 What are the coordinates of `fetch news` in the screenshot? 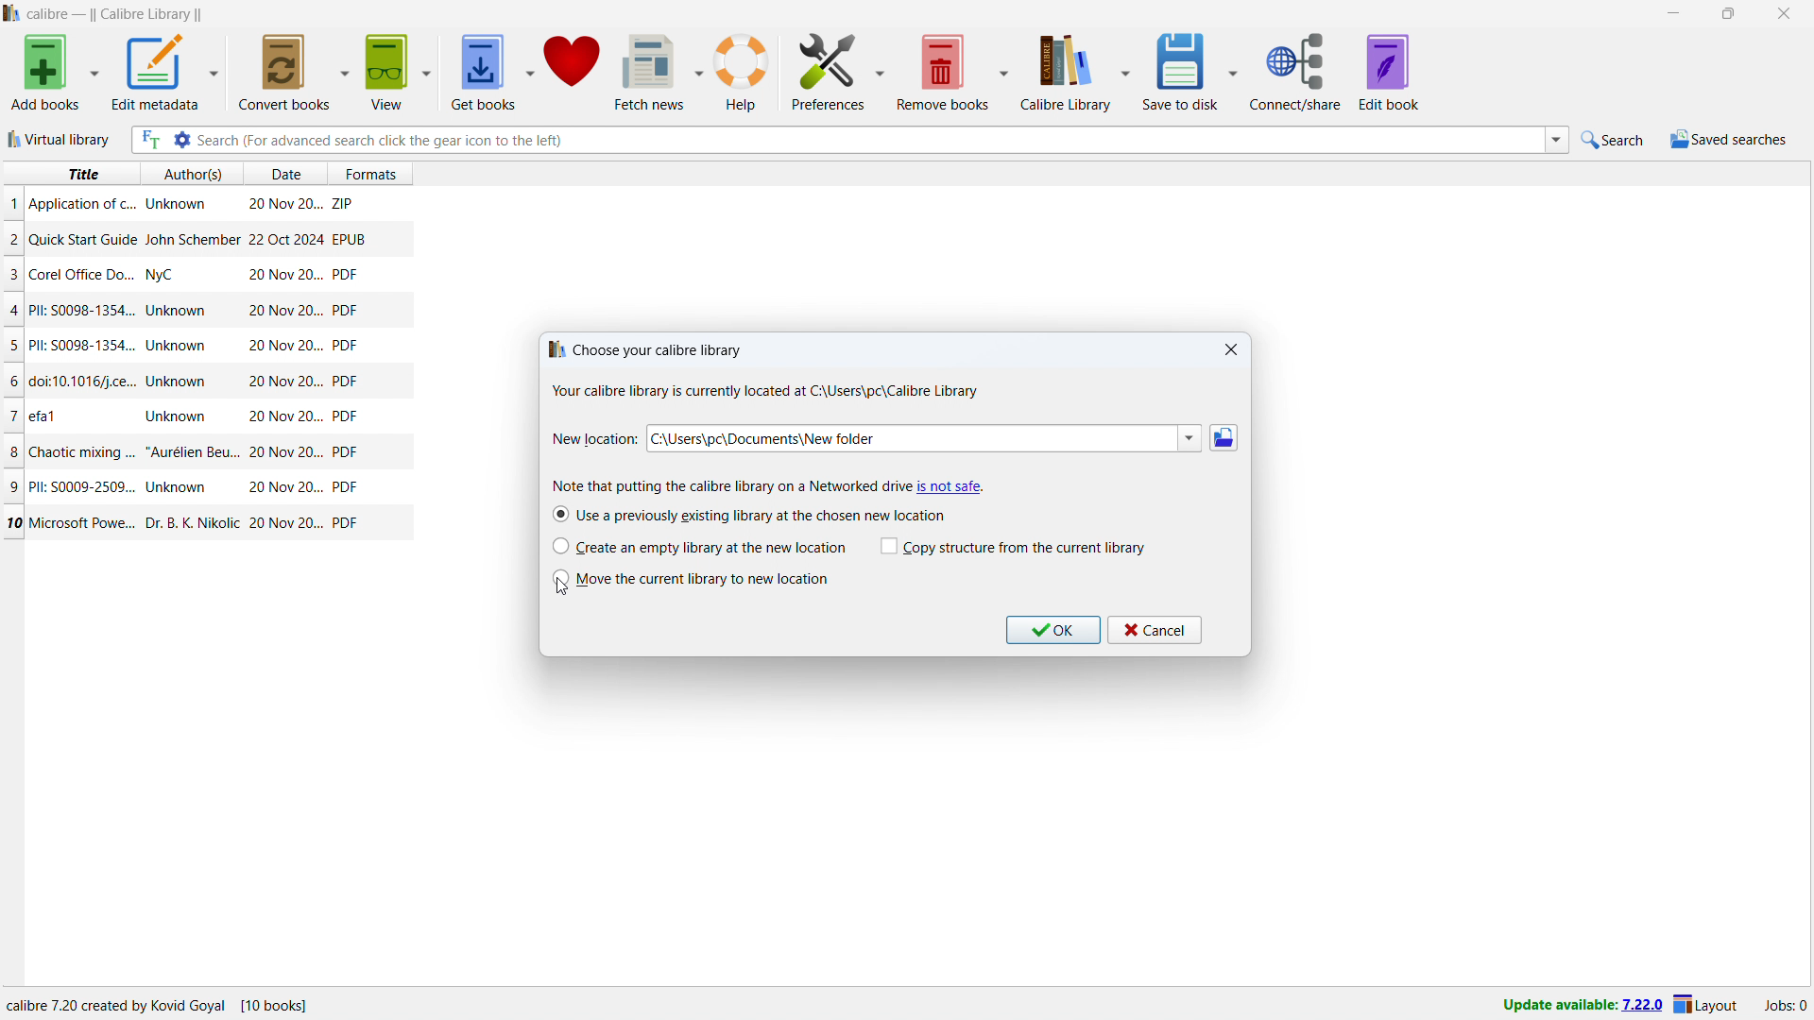 It's located at (652, 71).